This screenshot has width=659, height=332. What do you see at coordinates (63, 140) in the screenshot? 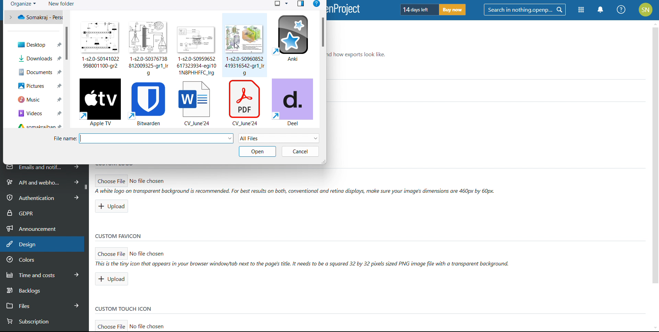
I see `File name:` at bounding box center [63, 140].